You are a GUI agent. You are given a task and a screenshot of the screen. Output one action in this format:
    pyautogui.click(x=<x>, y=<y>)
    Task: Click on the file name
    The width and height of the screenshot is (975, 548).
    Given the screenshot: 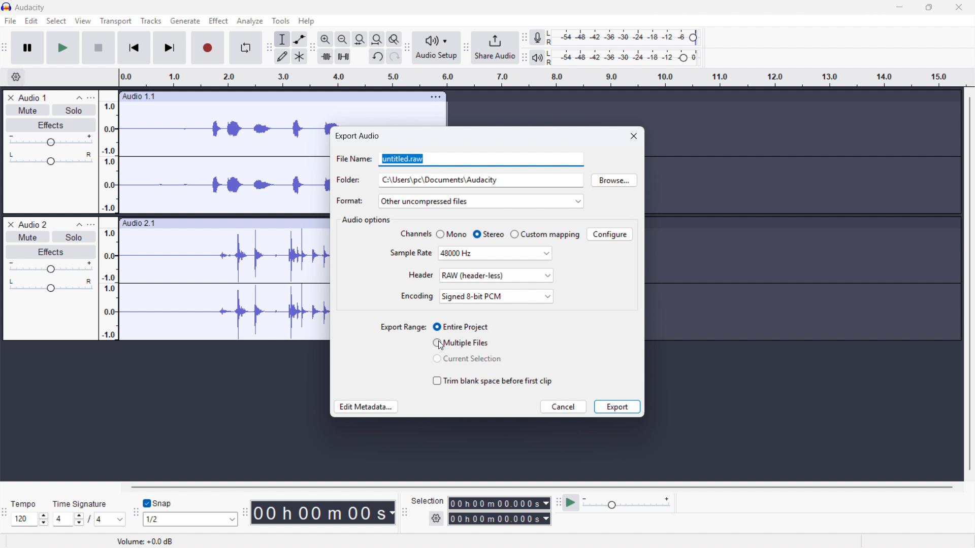 What is the action you would take?
    pyautogui.click(x=353, y=158)
    